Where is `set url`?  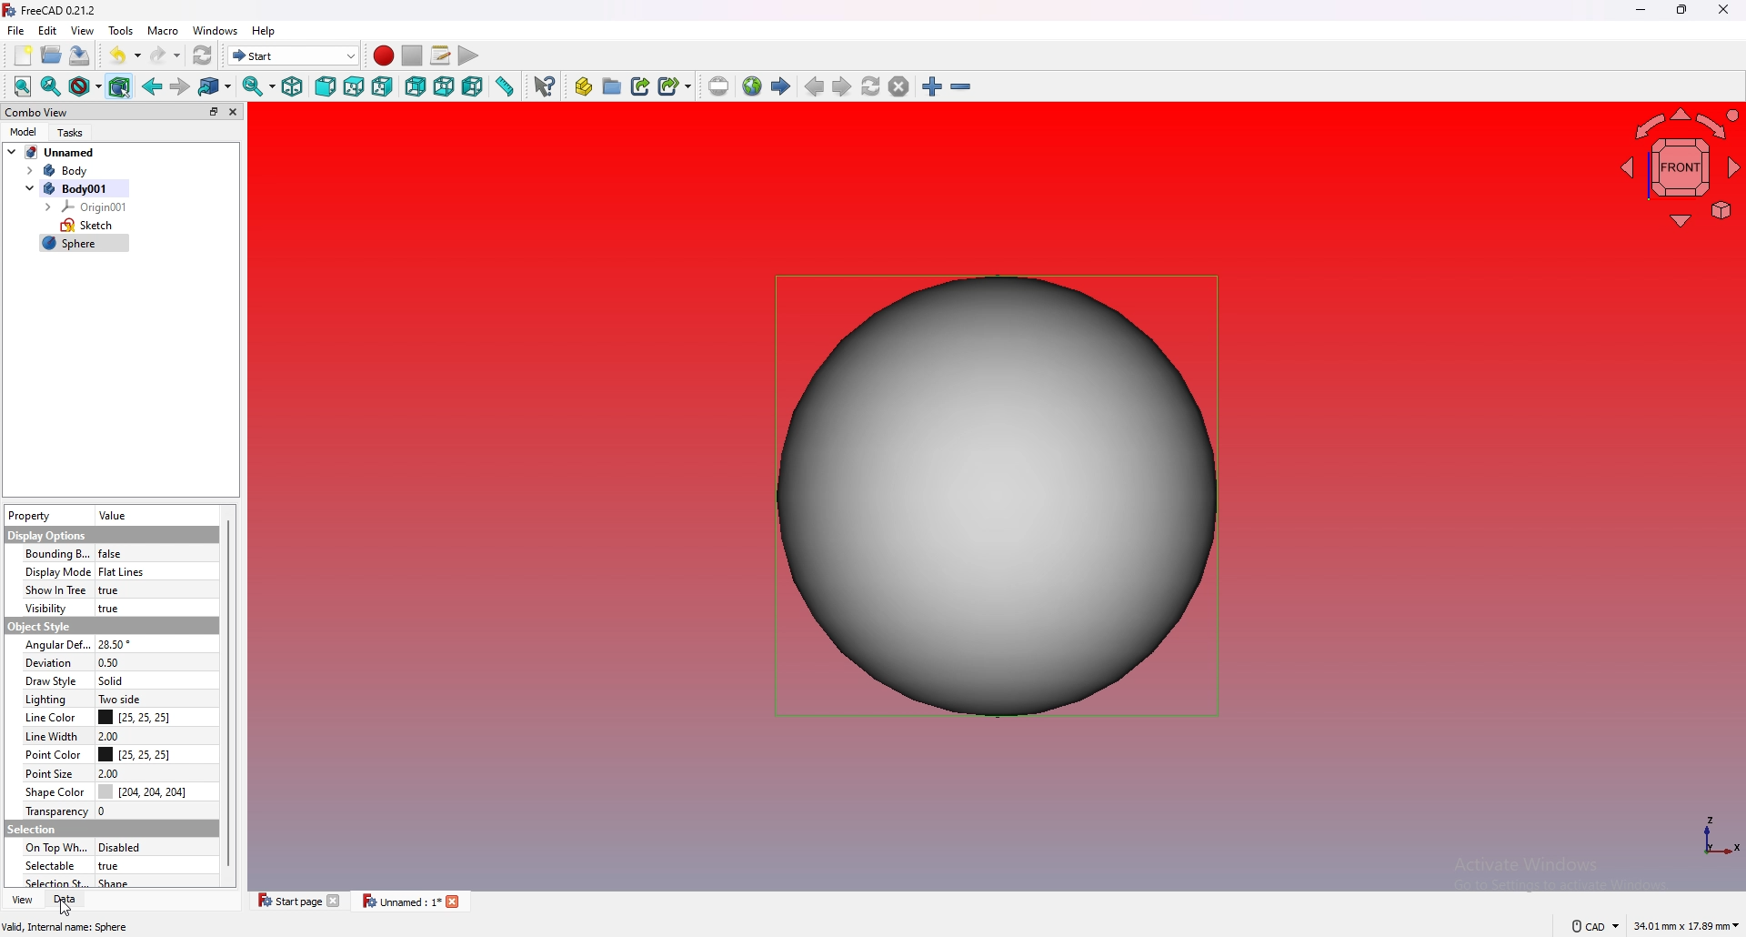 set url is located at coordinates (718, 86).